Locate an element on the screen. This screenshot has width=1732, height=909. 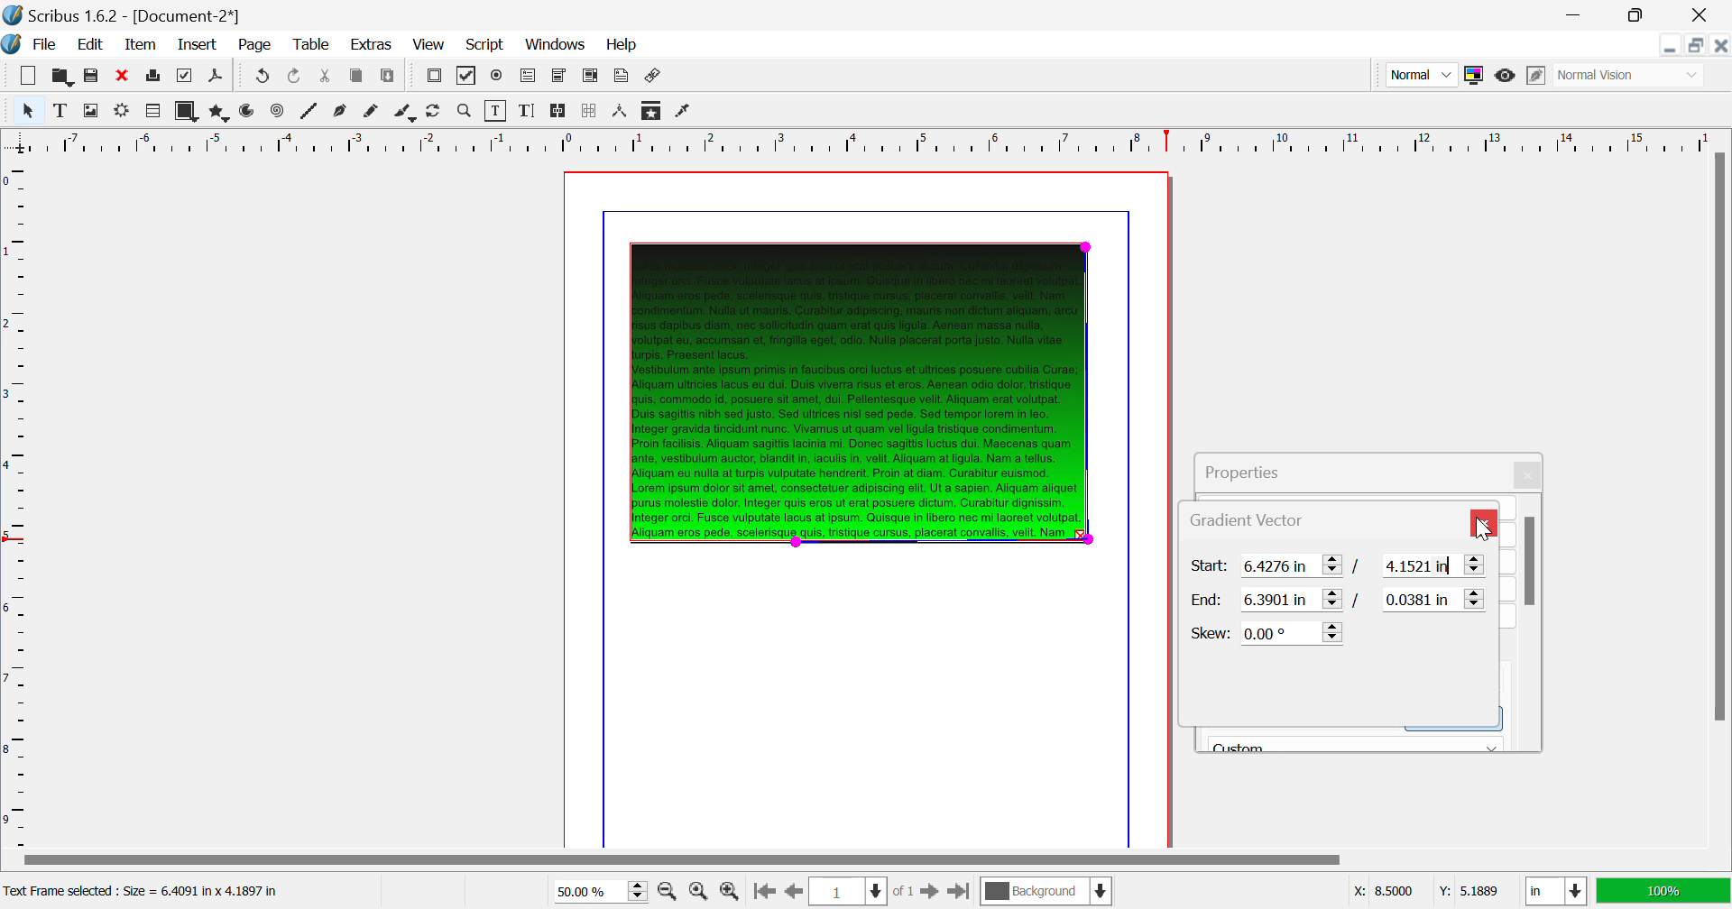
Preview Mode is located at coordinates (1420, 74).